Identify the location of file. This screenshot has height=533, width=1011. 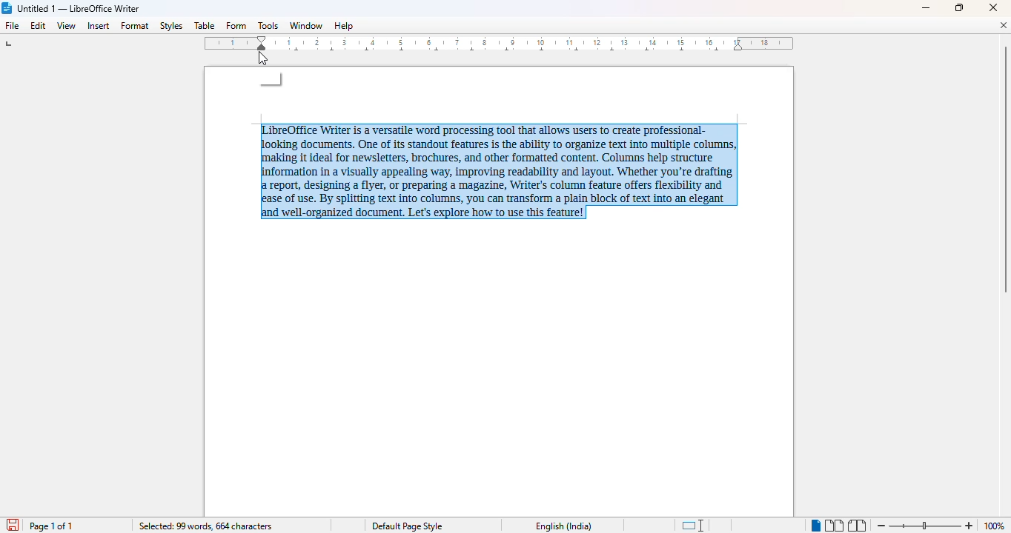
(11, 25).